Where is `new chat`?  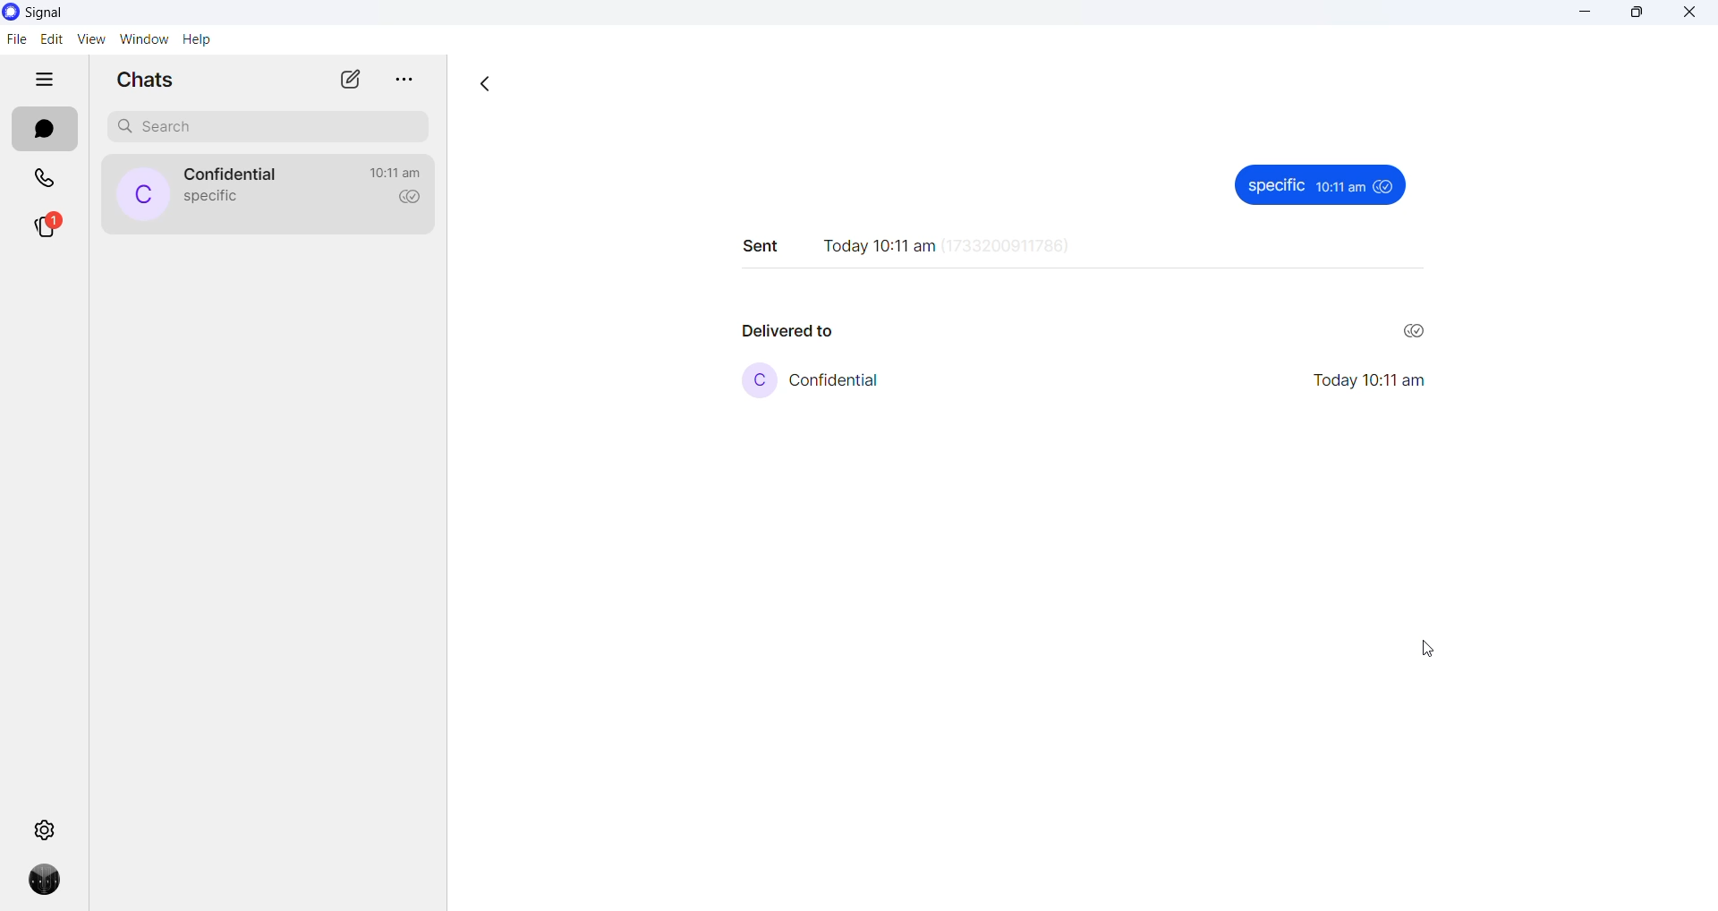 new chat is located at coordinates (352, 80).